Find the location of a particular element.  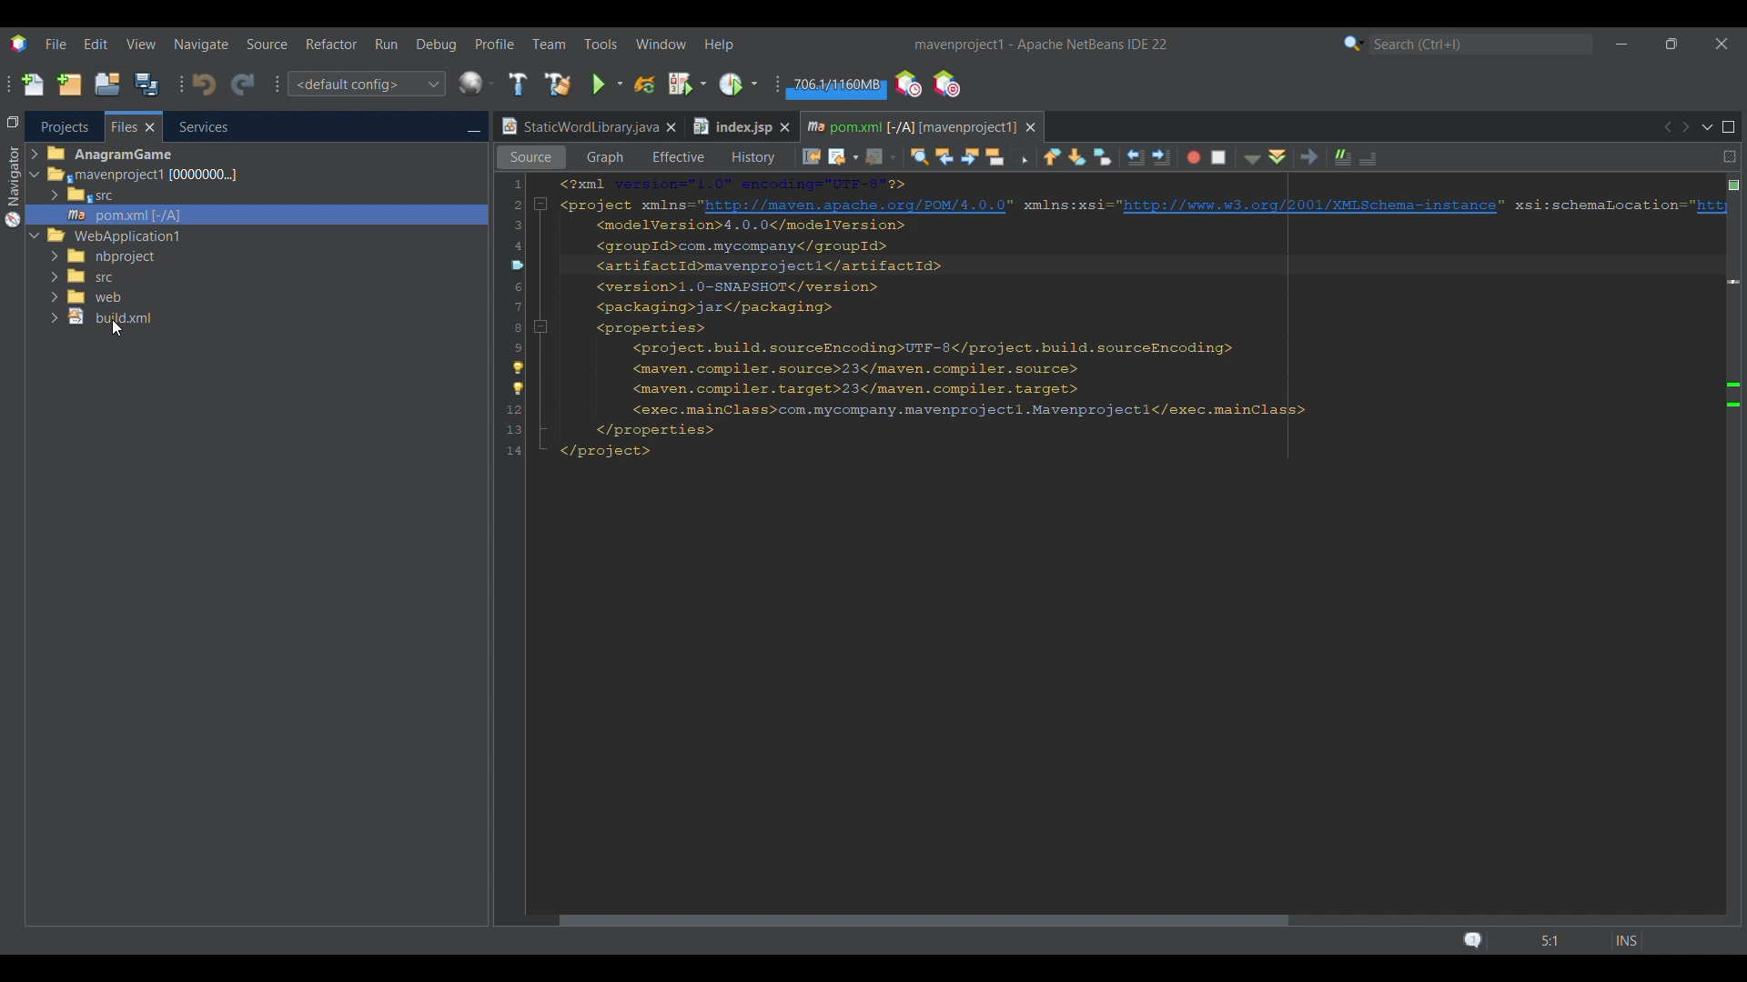

Toggle bookmark is located at coordinates (1103, 156).